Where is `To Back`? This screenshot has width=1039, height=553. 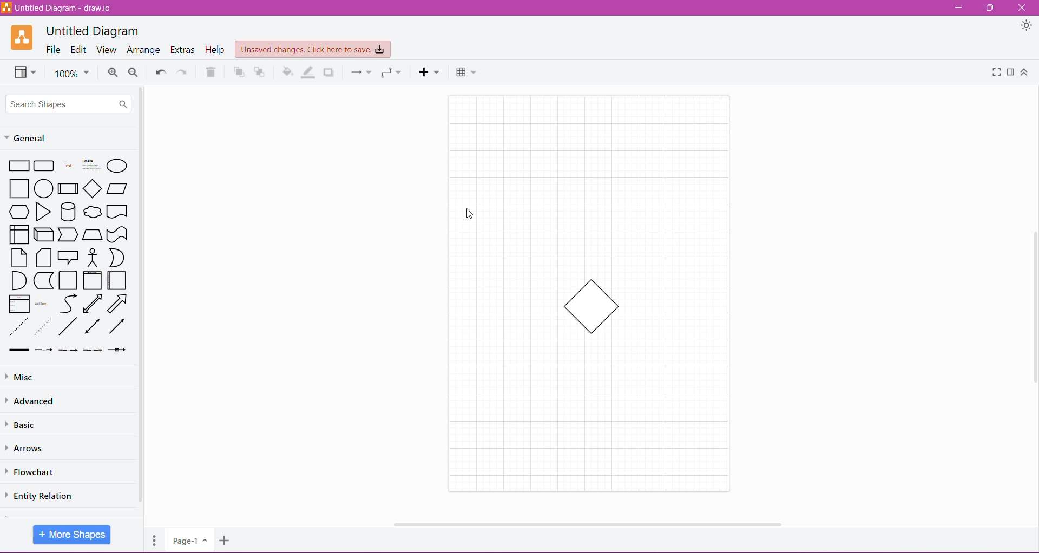 To Back is located at coordinates (261, 72).